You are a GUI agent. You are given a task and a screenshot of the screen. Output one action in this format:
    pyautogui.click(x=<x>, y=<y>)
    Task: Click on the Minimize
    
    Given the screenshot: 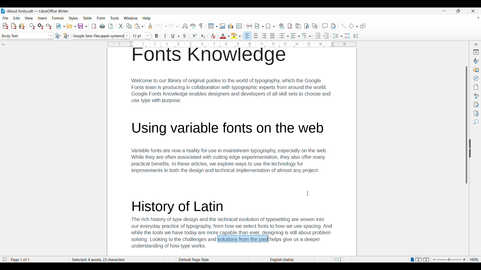 What is the action you would take?
    pyautogui.click(x=444, y=11)
    